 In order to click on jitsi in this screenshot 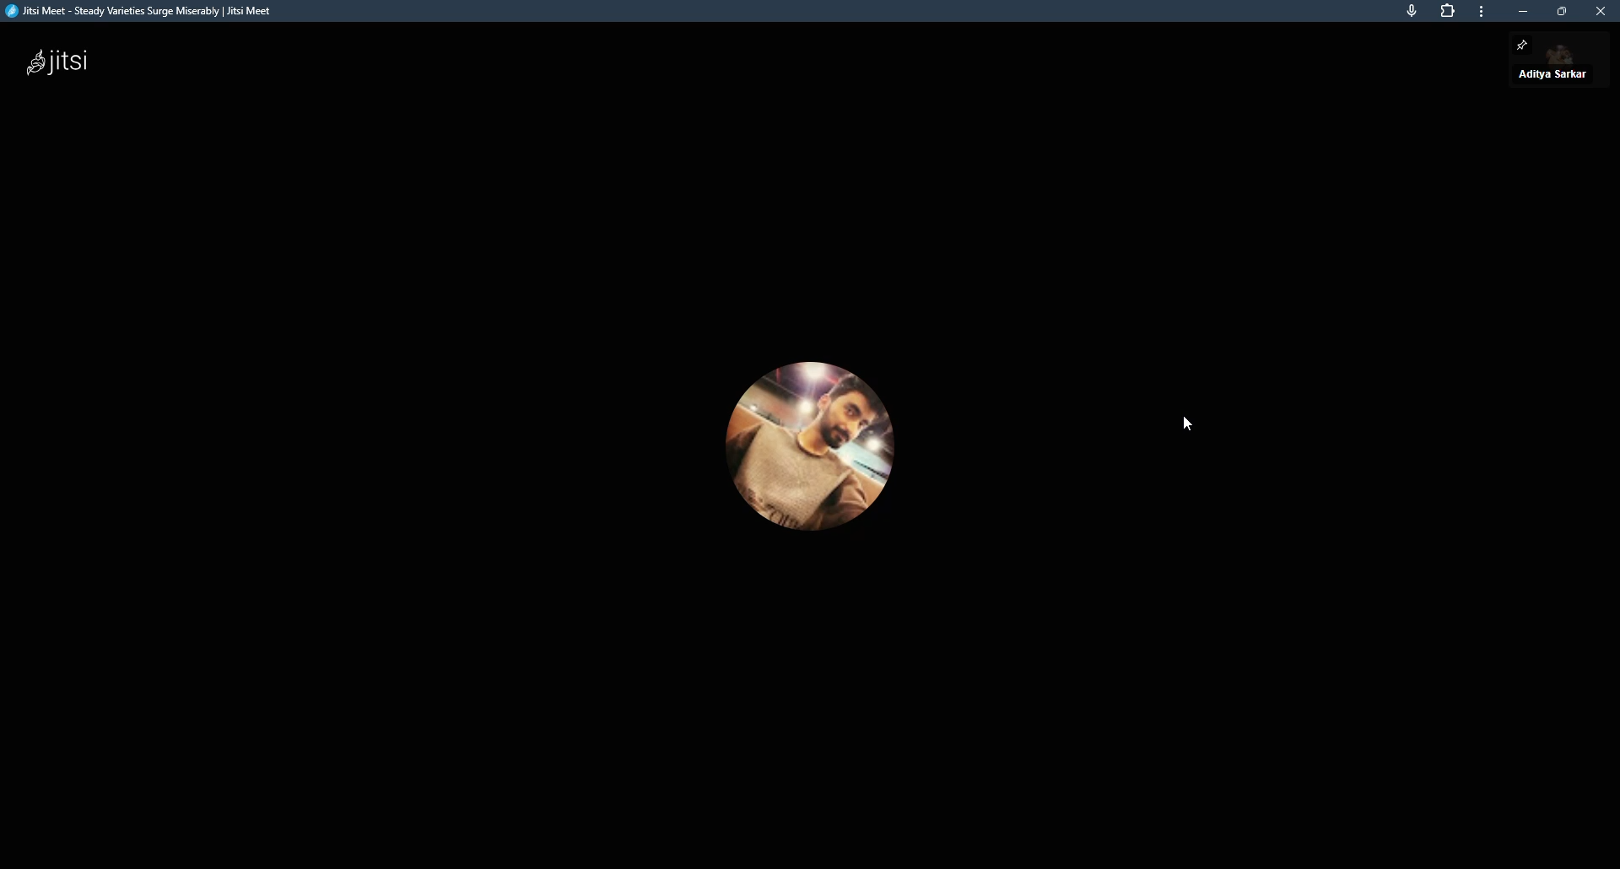, I will do `click(58, 61)`.